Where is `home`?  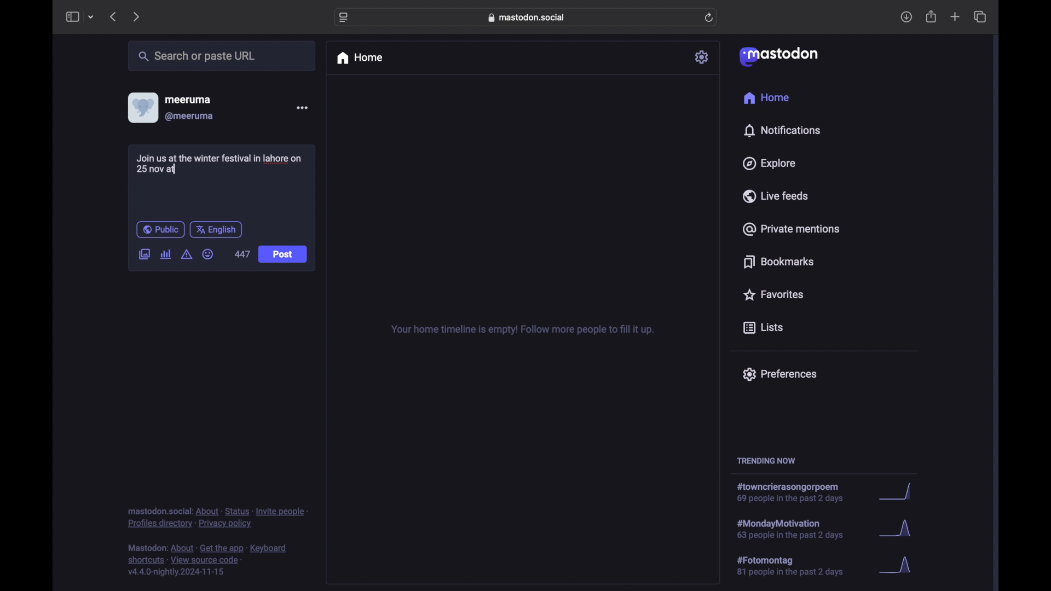 home is located at coordinates (766, 98).